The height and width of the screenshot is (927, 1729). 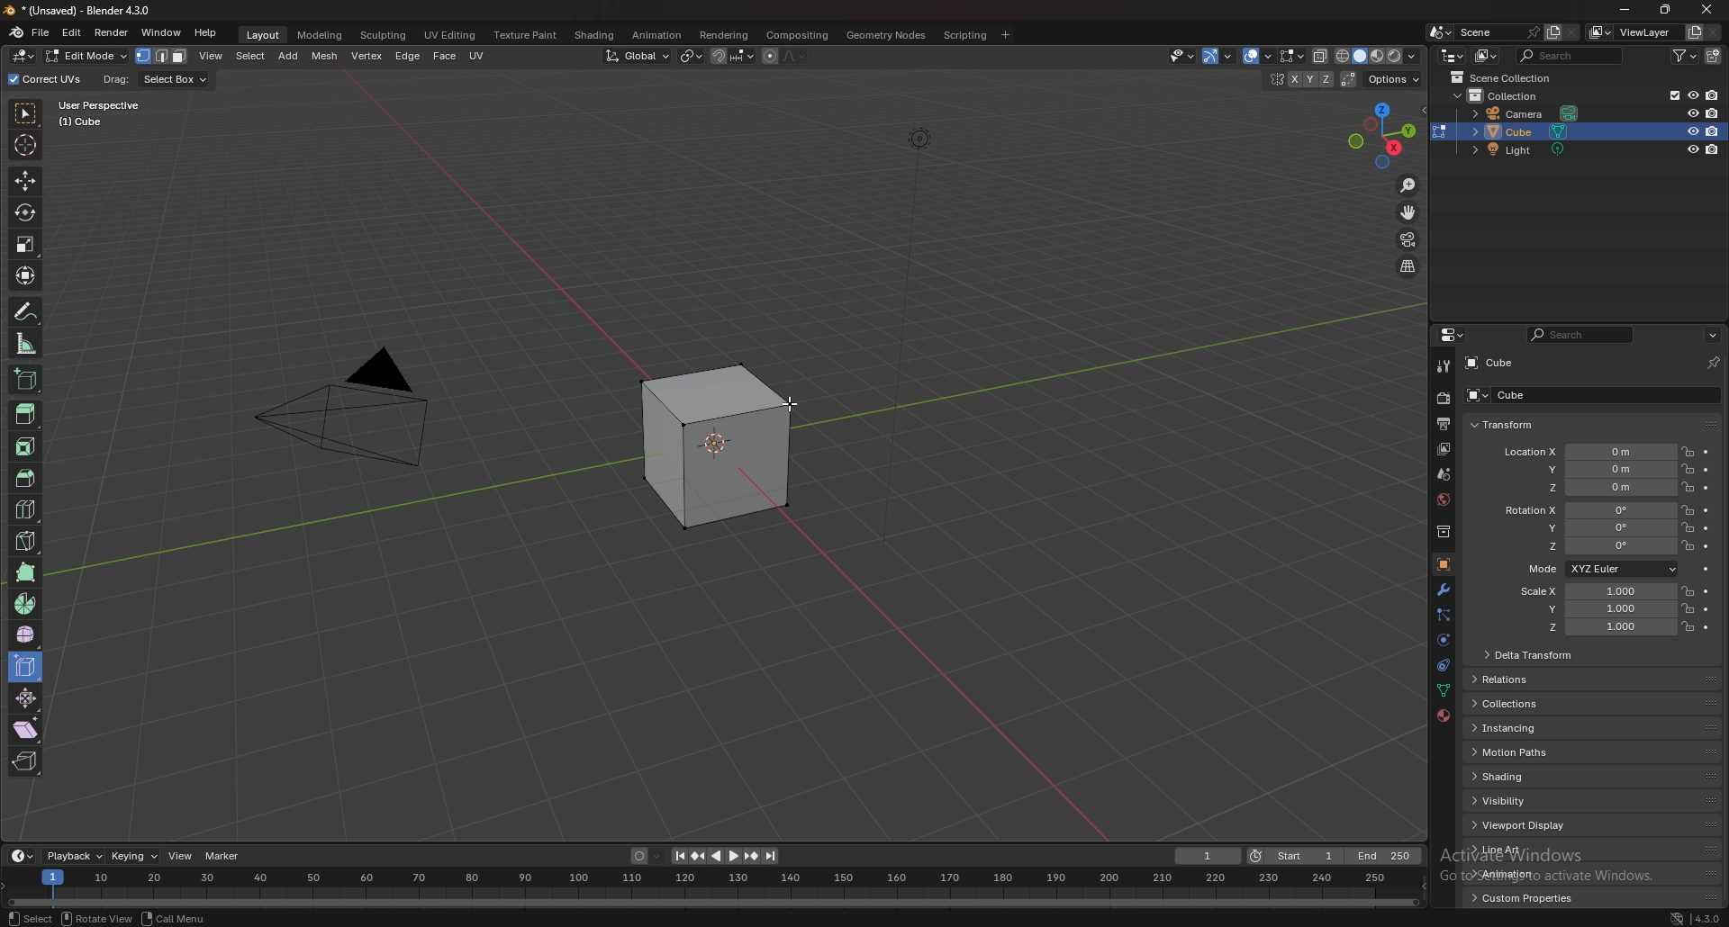 I want to click on animate property, so click(x=1706, y=471).